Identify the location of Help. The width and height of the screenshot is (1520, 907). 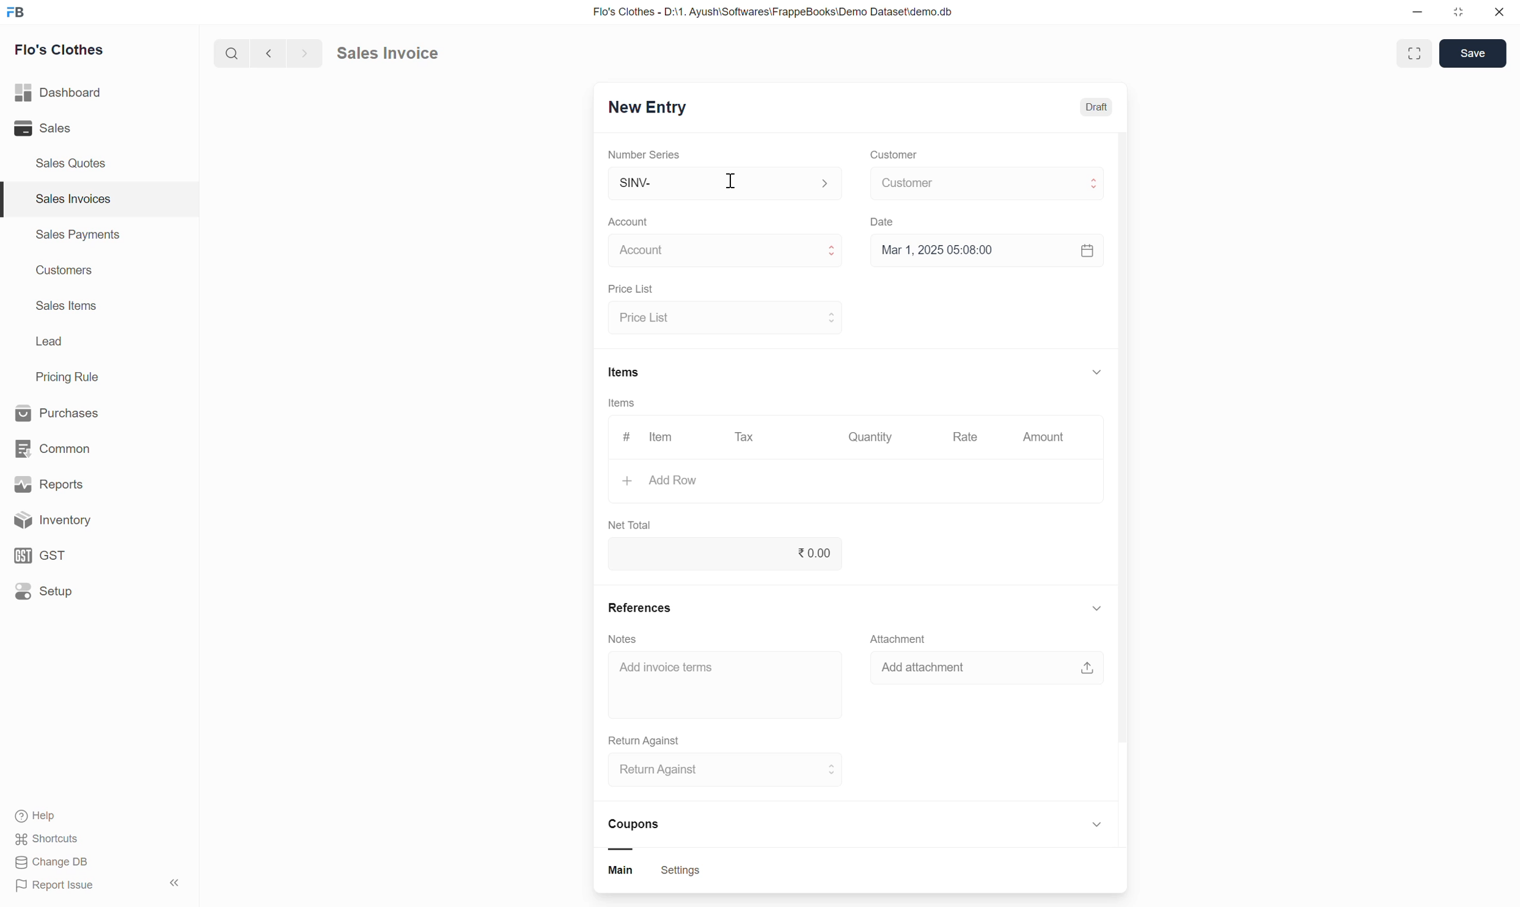
(64, 815).